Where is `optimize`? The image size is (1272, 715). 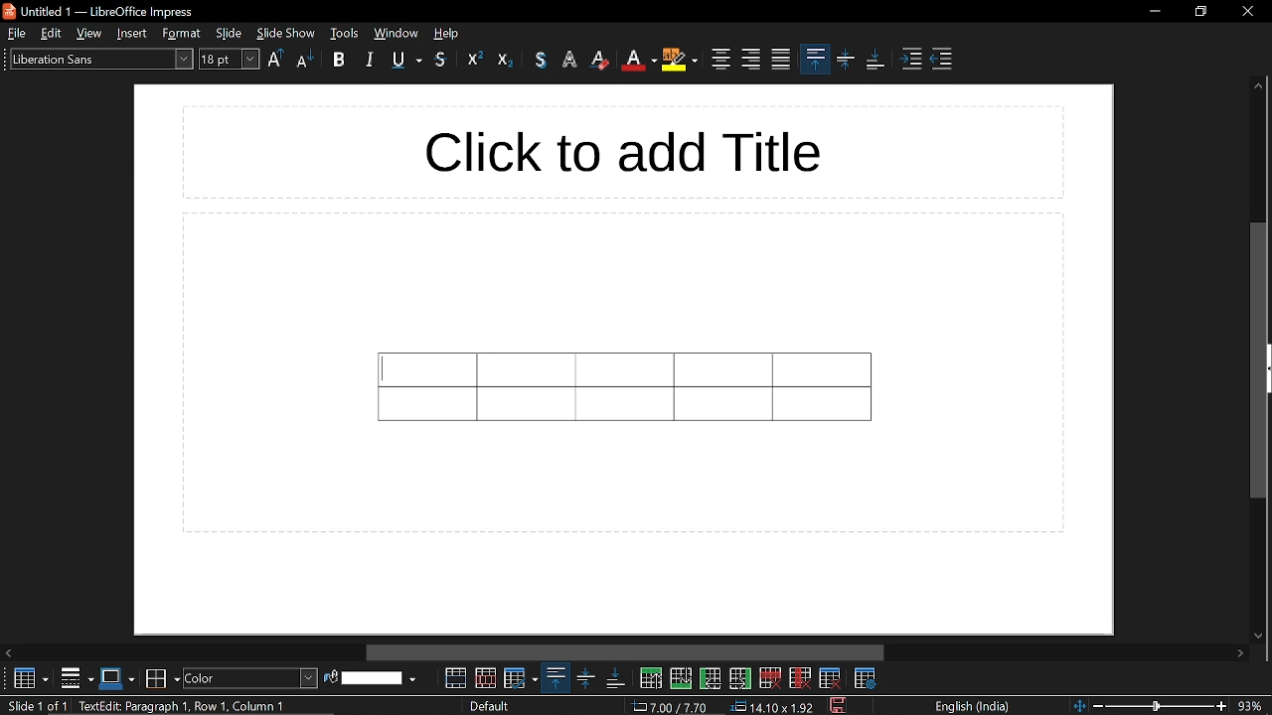
optimize is located at coordinates (522, 677).